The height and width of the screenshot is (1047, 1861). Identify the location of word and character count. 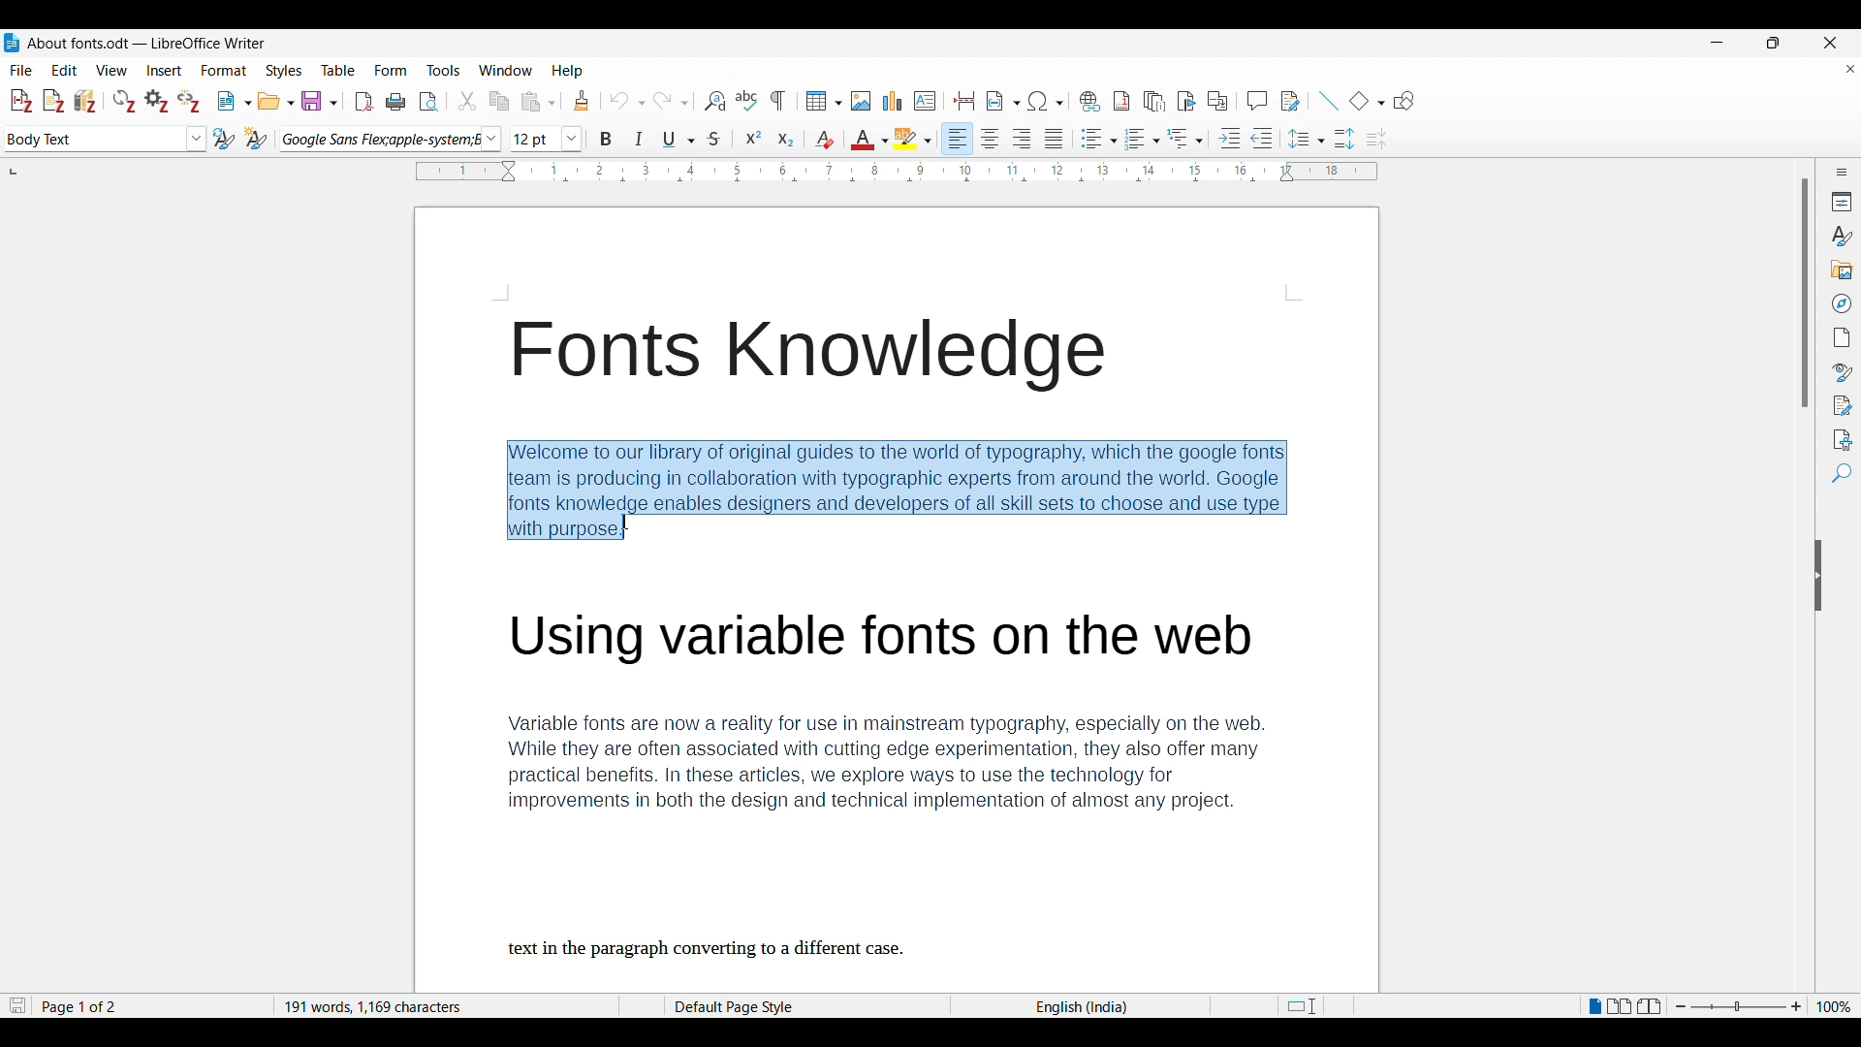
(378, 1005).